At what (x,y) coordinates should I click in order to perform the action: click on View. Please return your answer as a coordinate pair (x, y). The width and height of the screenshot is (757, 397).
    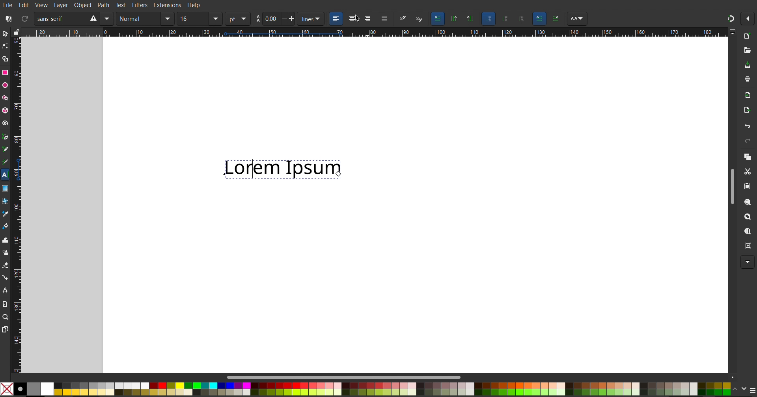
    Looking at the image, I should click on (41, 5).